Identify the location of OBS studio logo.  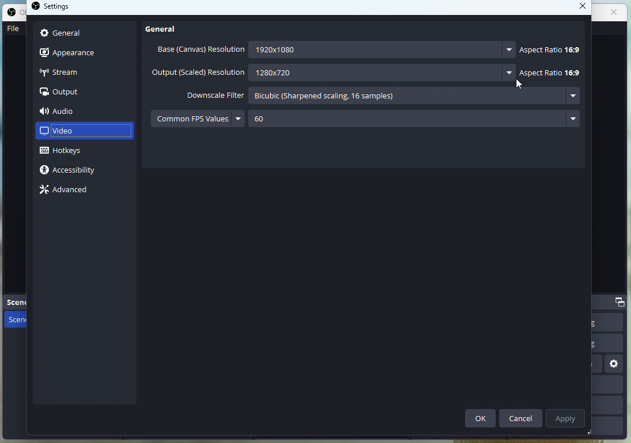
(36, 7).